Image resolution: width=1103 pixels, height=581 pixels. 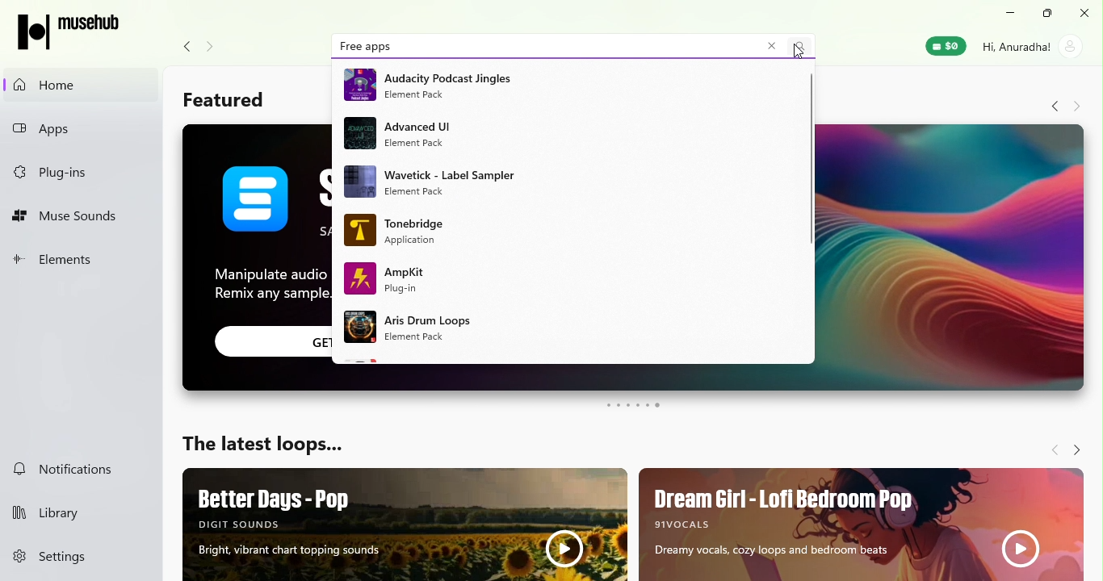 What do you see at coordinates (564, 84) in the screenshot?
I see `Ad` at bounding box center [564, 84].